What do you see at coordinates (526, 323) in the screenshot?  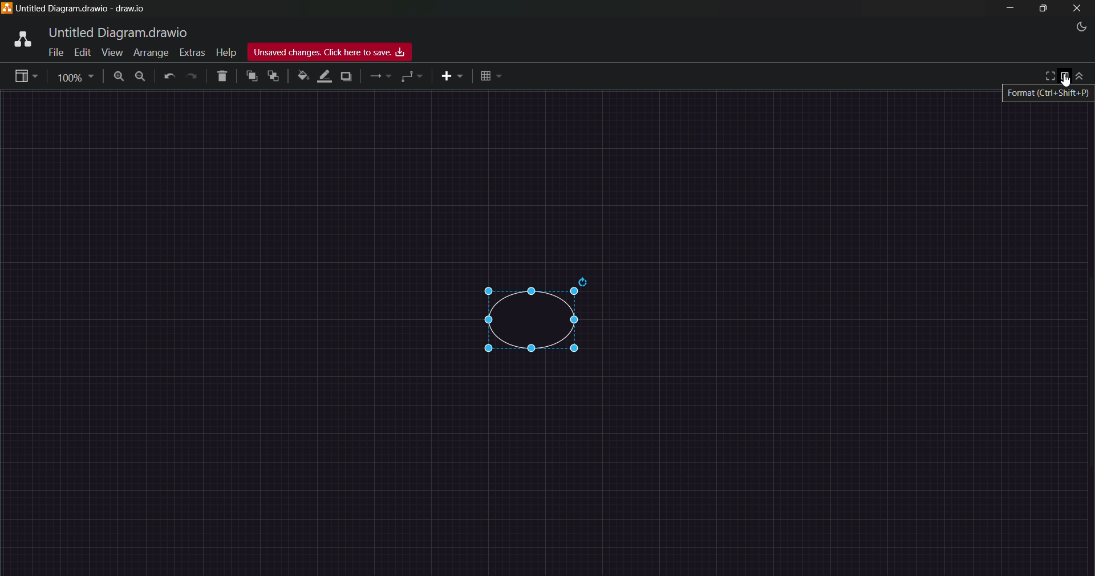 I see `circle selected` at bounding box center [526, 323].